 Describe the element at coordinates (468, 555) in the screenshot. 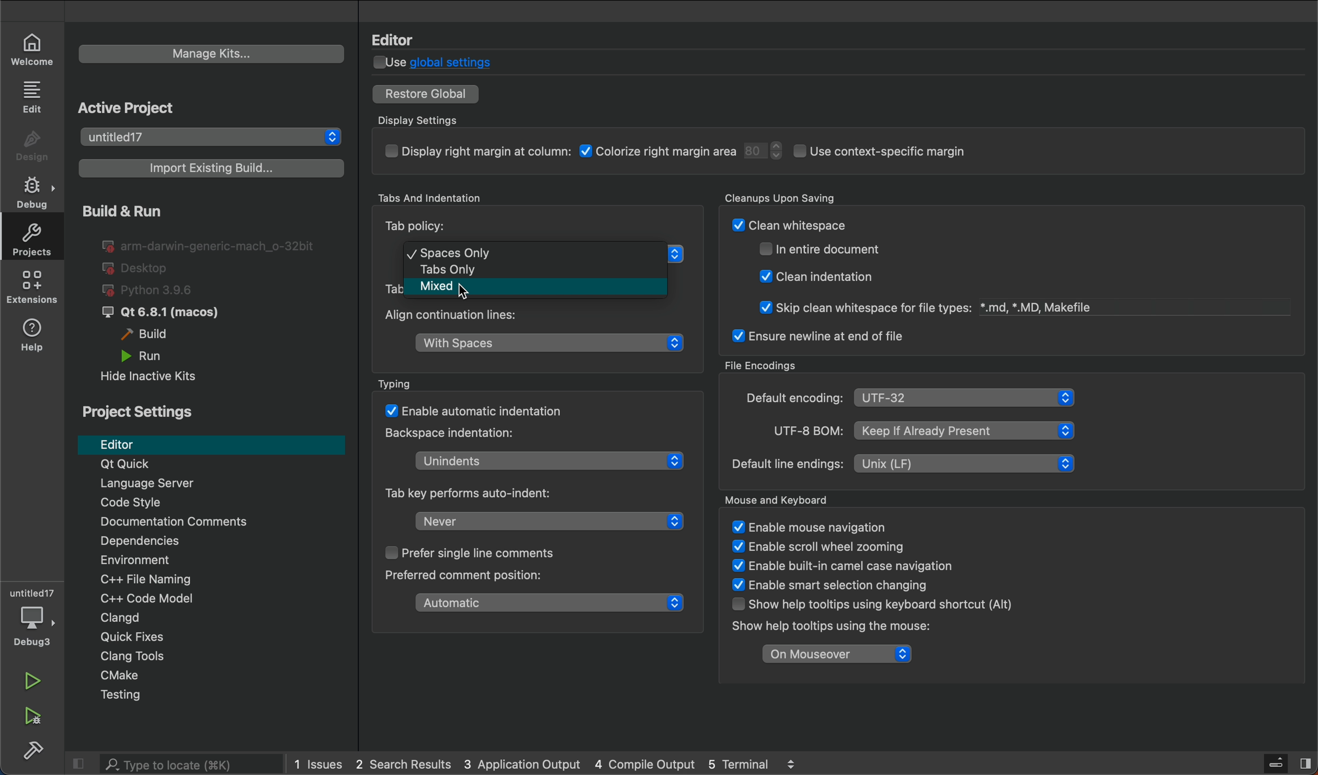

I see `prefer single line comment` at that location.